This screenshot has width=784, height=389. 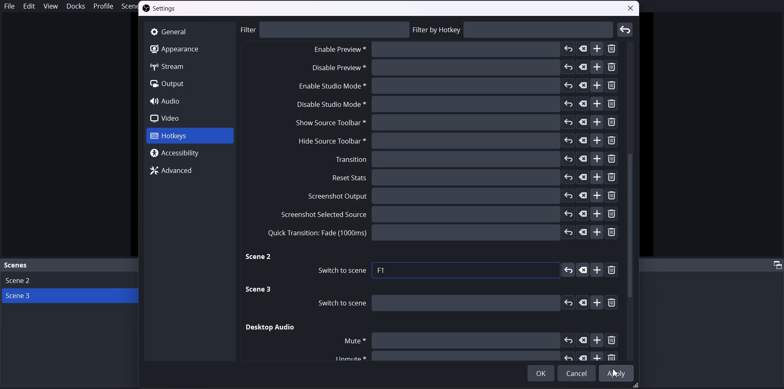 What do you see at coordinates (617, 372) in the screenshot?
I see `Apply` at bounding box center [617, 372].